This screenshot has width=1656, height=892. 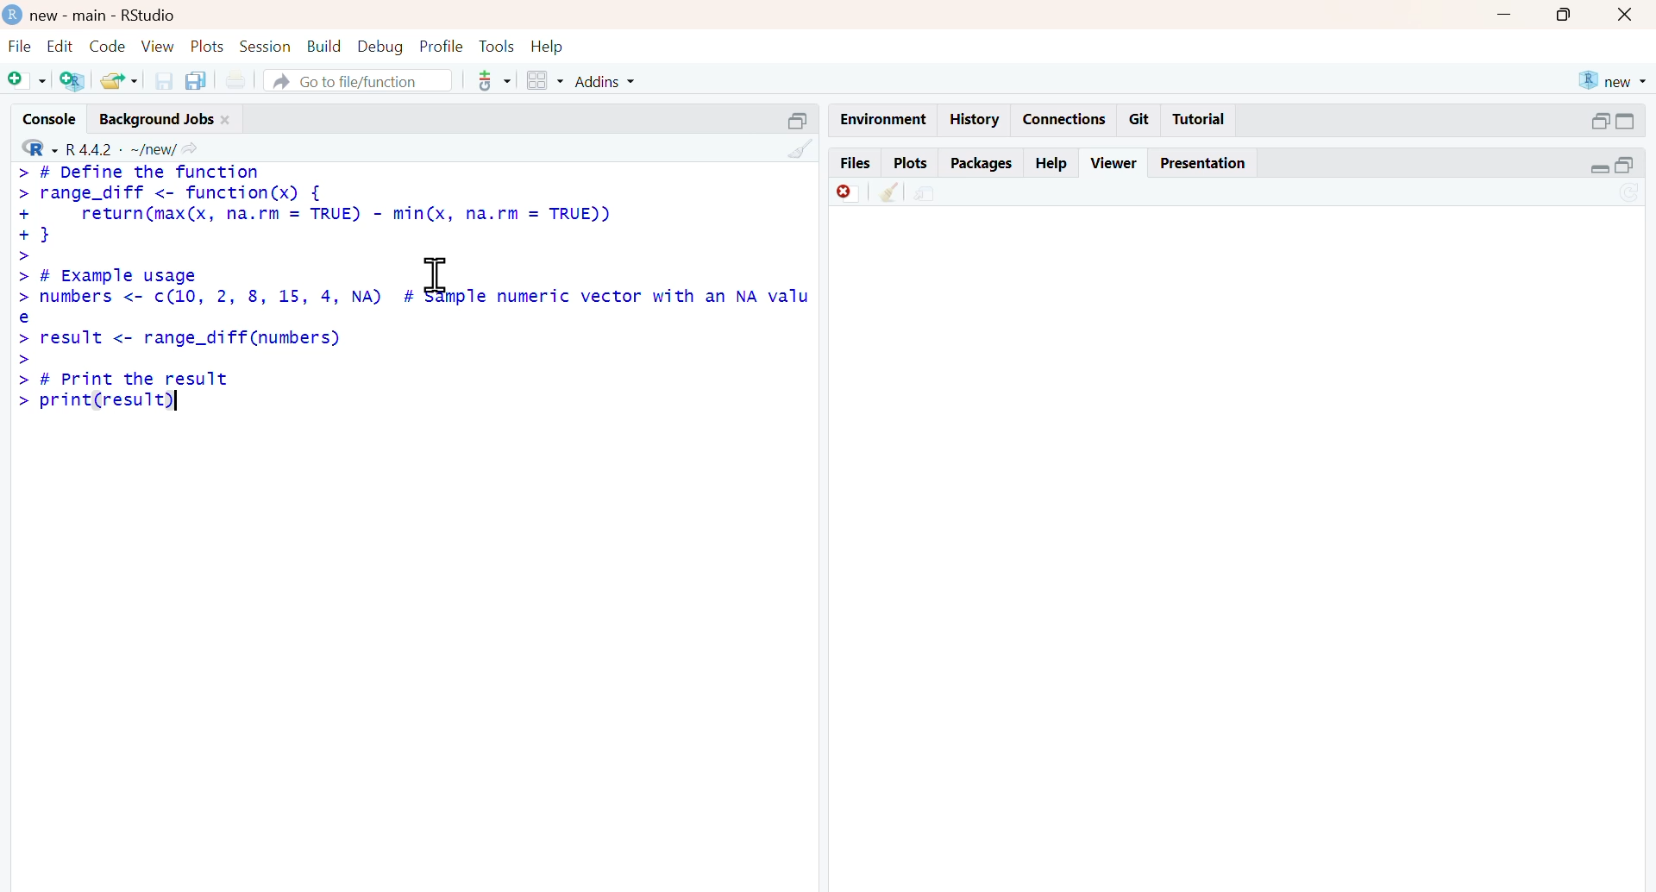 I want to click on help, so click(x=547, y=47).